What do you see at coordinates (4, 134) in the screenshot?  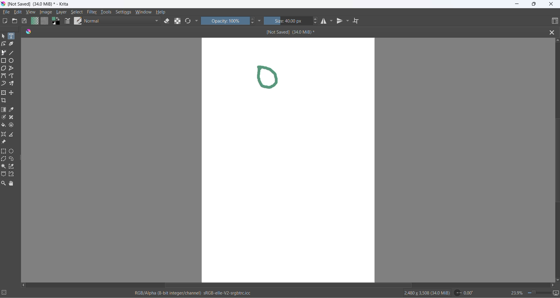 I see `assistant tool` at bounding box center [4, 134].